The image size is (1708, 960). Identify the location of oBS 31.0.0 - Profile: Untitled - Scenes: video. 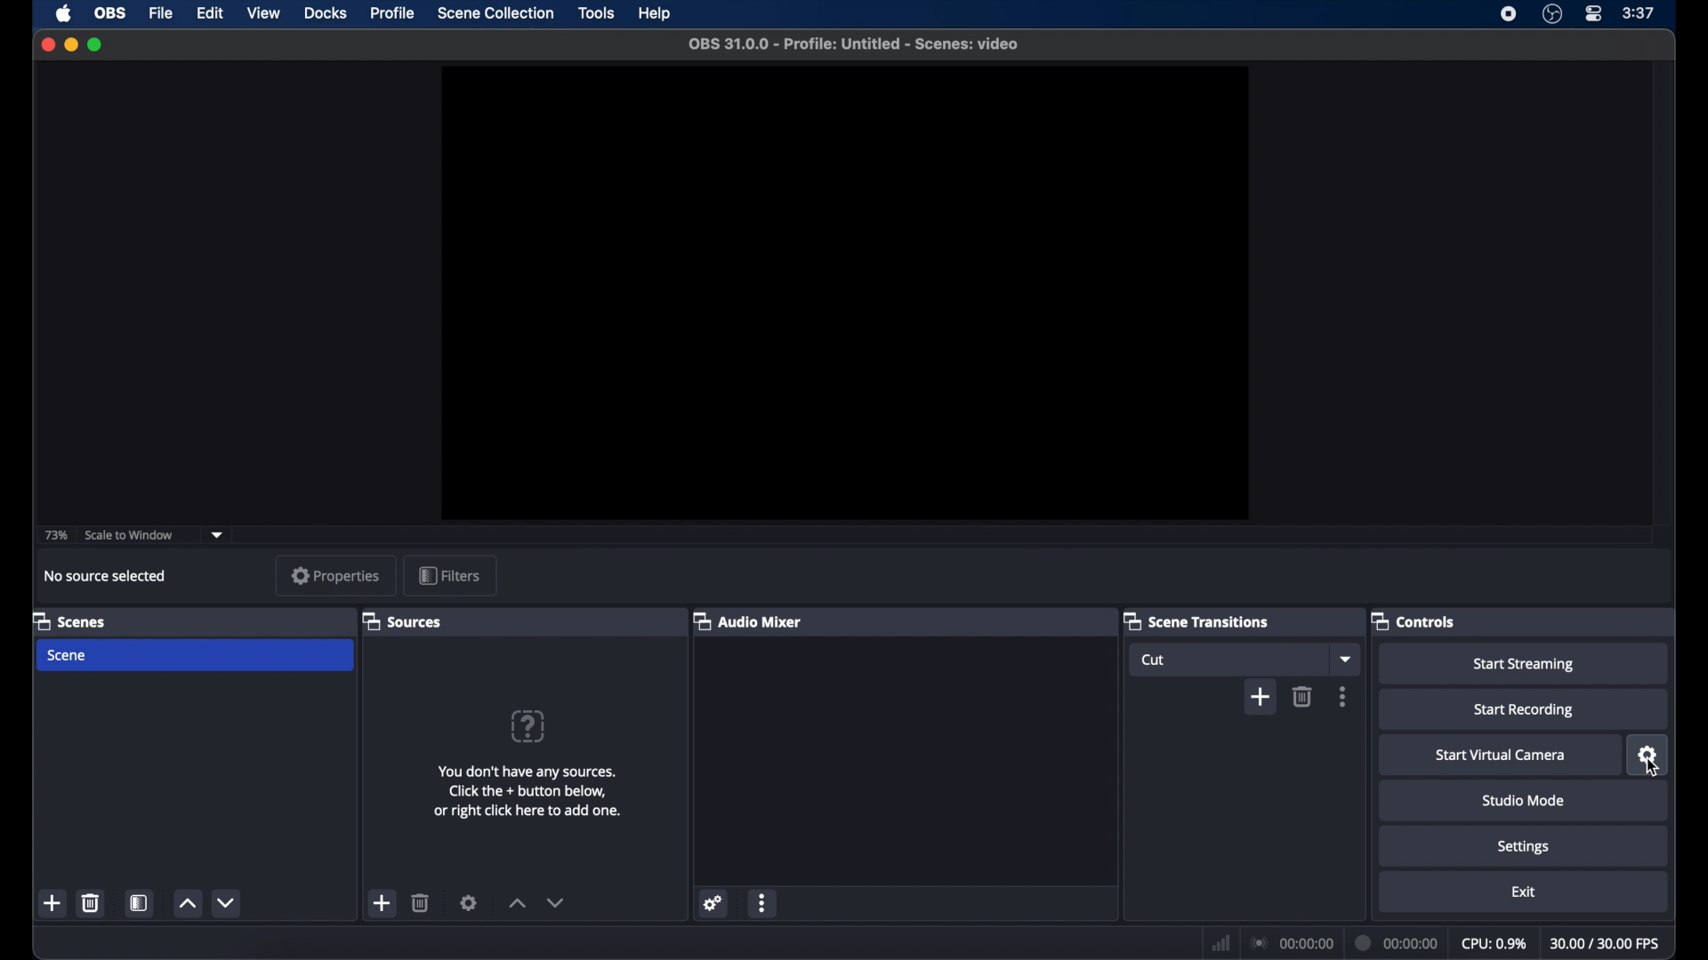
(856, 49).